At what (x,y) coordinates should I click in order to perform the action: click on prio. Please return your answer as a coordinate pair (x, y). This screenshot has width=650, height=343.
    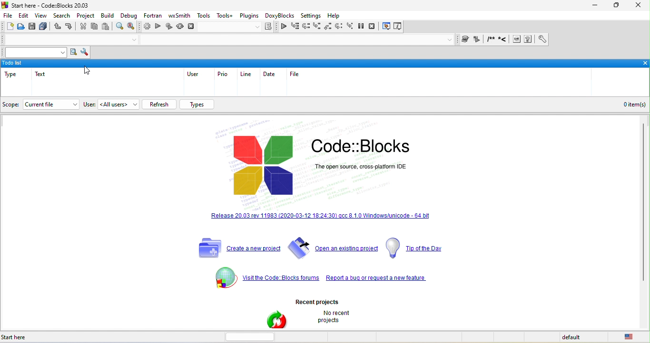
    Looking at the image, I should click on (223, 74).